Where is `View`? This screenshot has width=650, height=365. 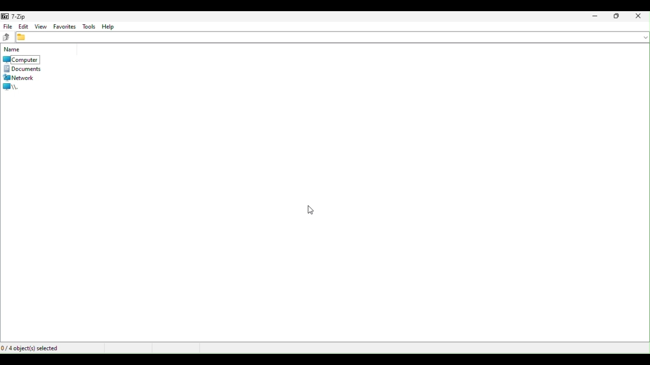 View is located at coordinates (41, 26).